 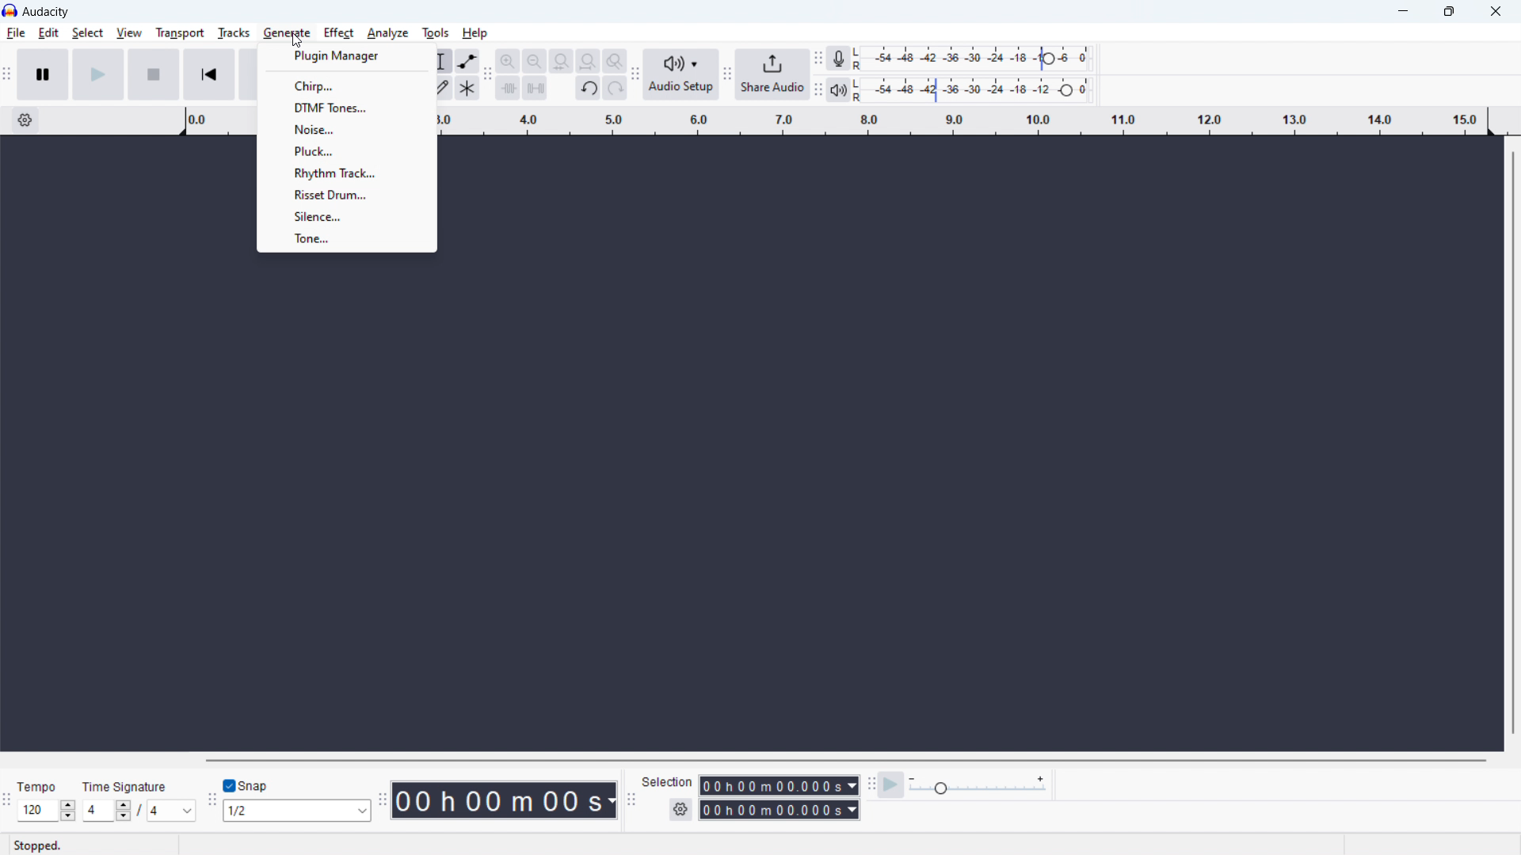 What do you see at coordinates (838, 89) in the screenshot?
I see `playback meter` at bounding box center [838, 89].